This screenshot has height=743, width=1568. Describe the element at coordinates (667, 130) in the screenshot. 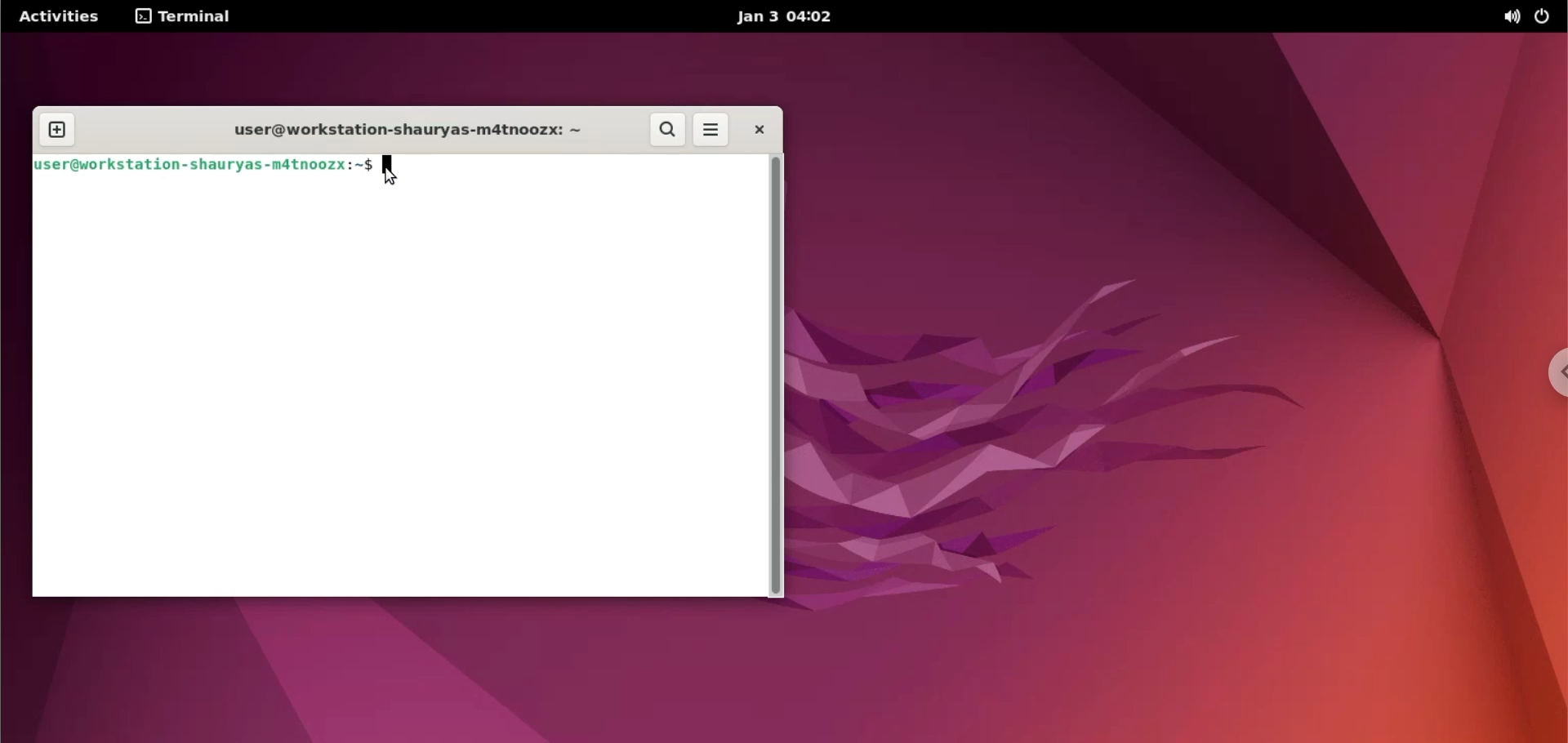

I see `search` at that location.